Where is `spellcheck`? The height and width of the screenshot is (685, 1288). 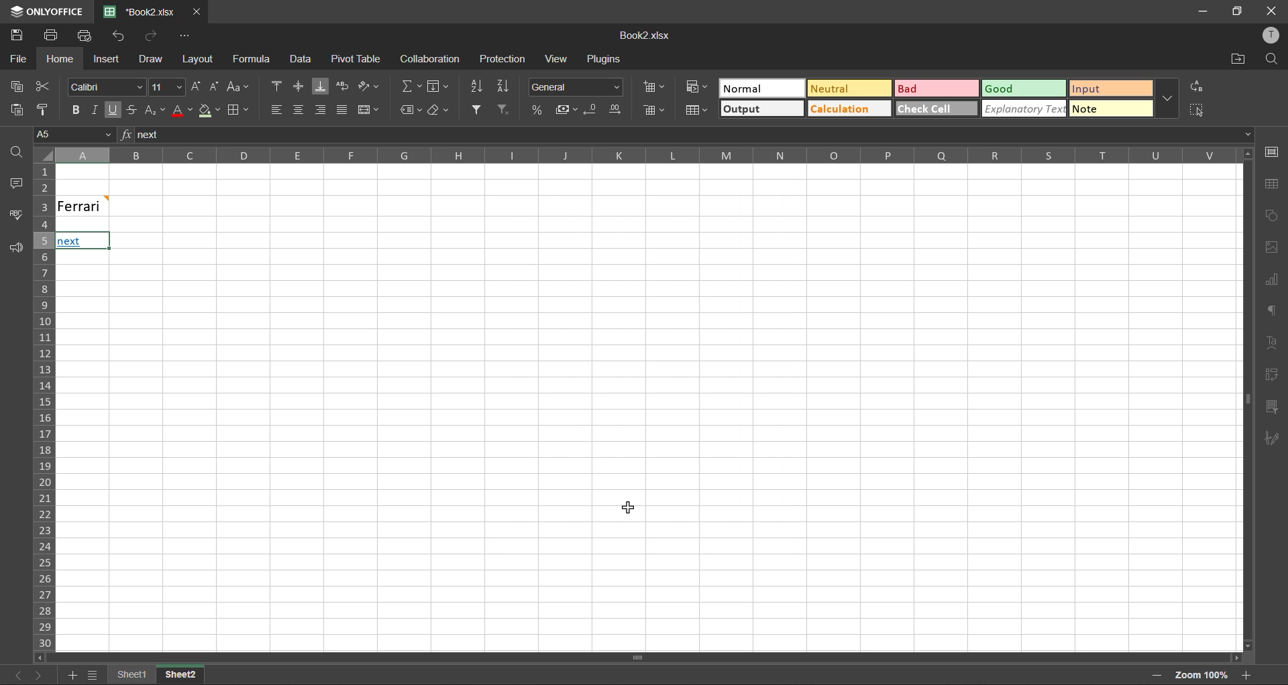
spellcheck is located at coordinates (20, 216).